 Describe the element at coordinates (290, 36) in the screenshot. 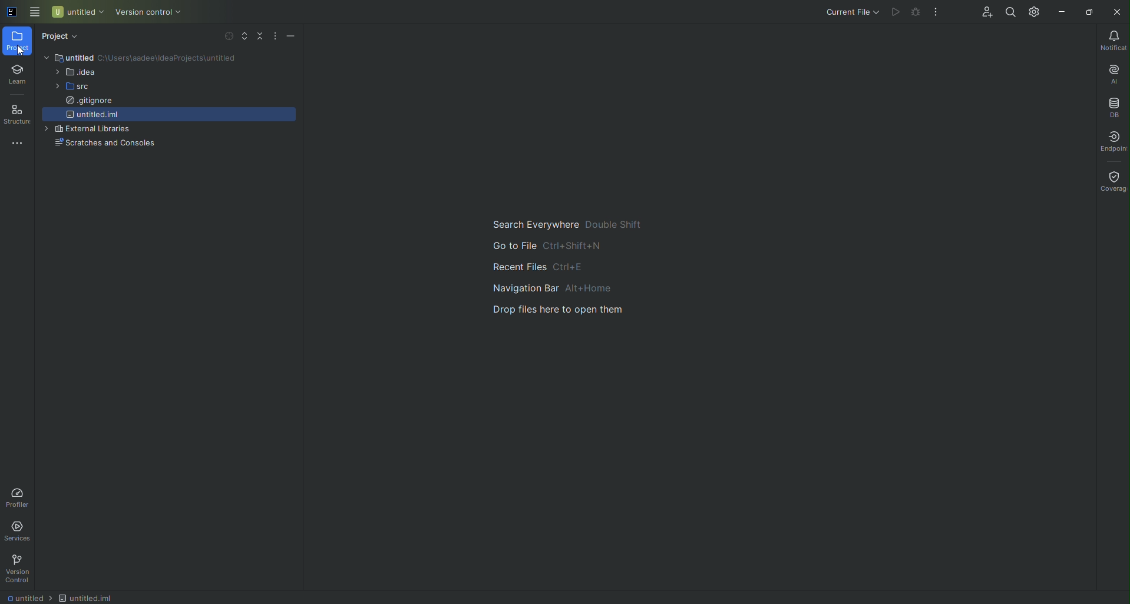

I see `Hide` at that location.